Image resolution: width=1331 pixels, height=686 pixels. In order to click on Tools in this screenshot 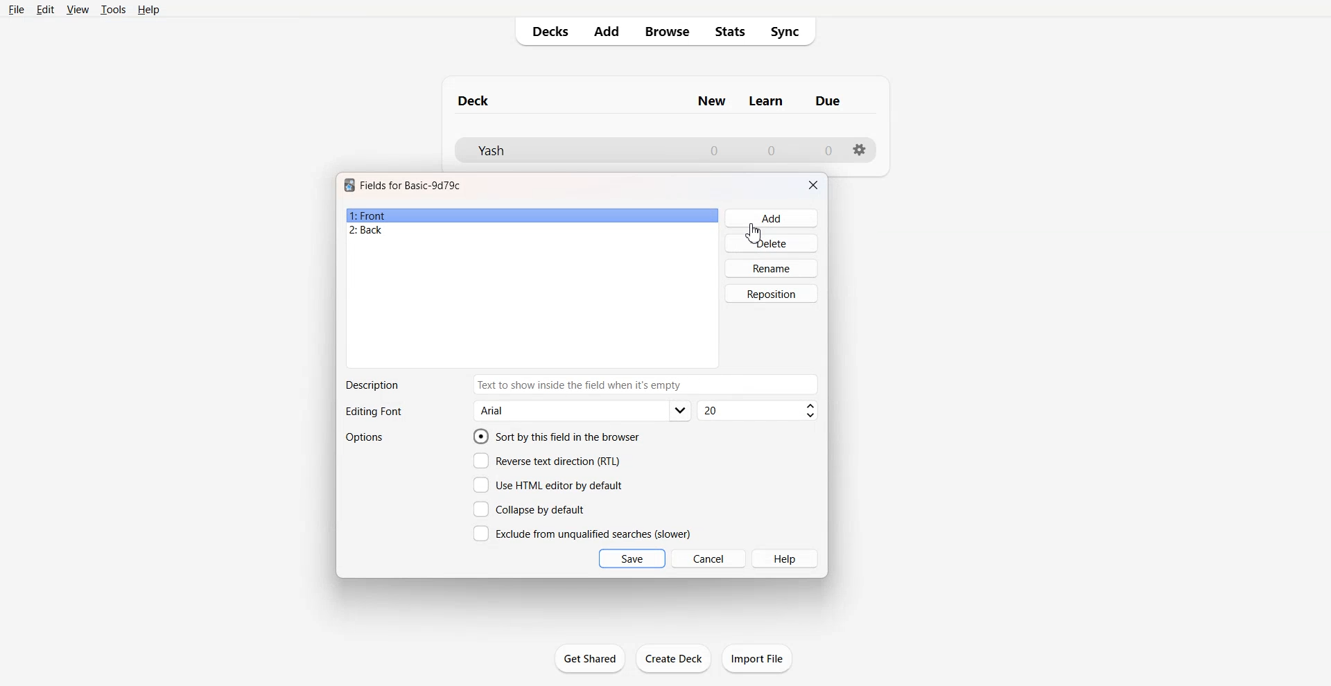, I will do `click(113, 9)`.